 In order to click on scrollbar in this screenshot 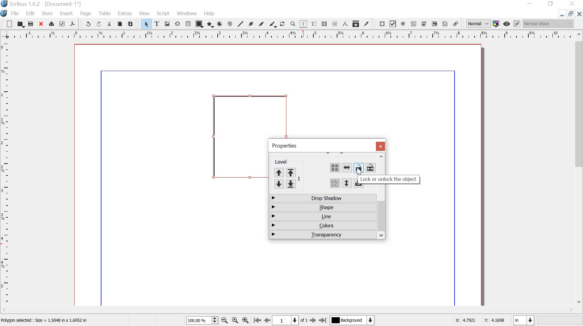, I will do `click(288, 311)`.